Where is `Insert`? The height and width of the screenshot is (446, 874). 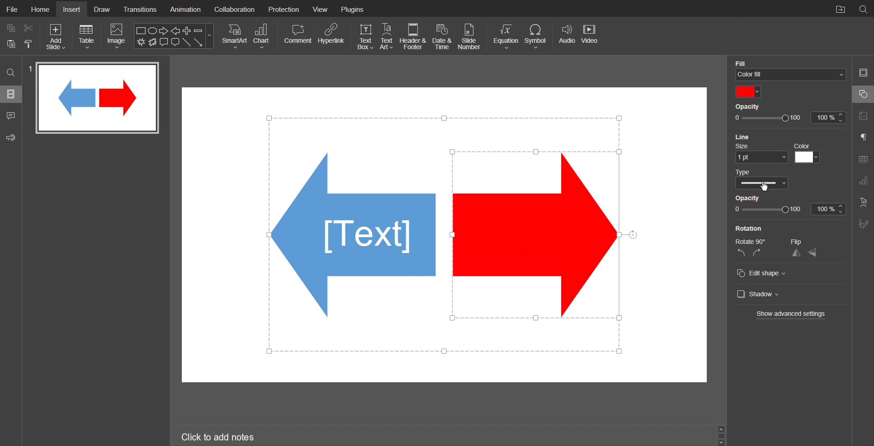
Insert is located at coordinates (73, 9).